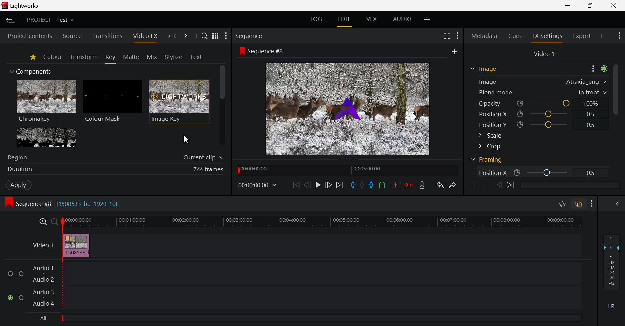 The height and width of the screenshot is (326, 625). I want to click on Add Panel, so click(601, 36).